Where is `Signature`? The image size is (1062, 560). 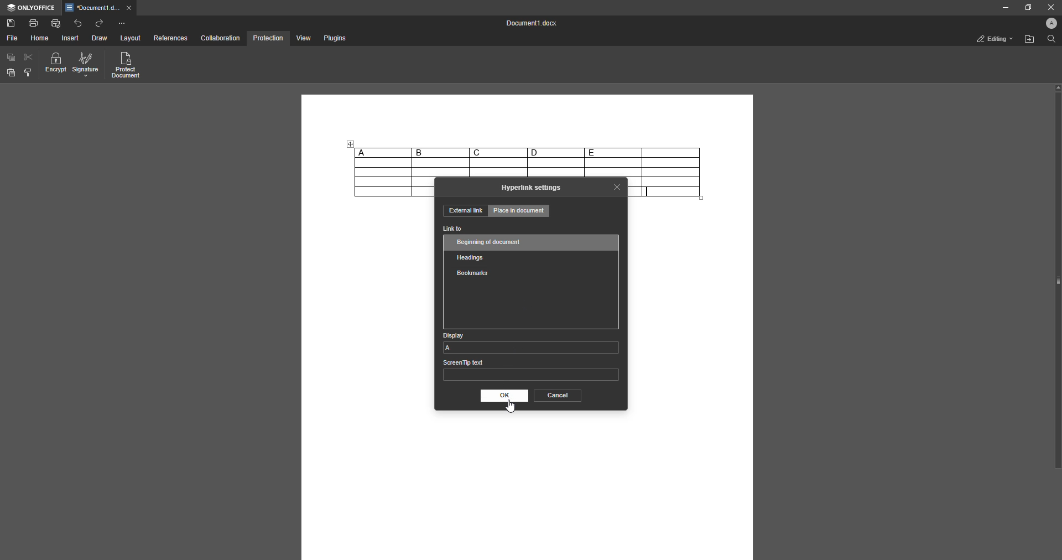
Signature is located at coordinates (86, 65).